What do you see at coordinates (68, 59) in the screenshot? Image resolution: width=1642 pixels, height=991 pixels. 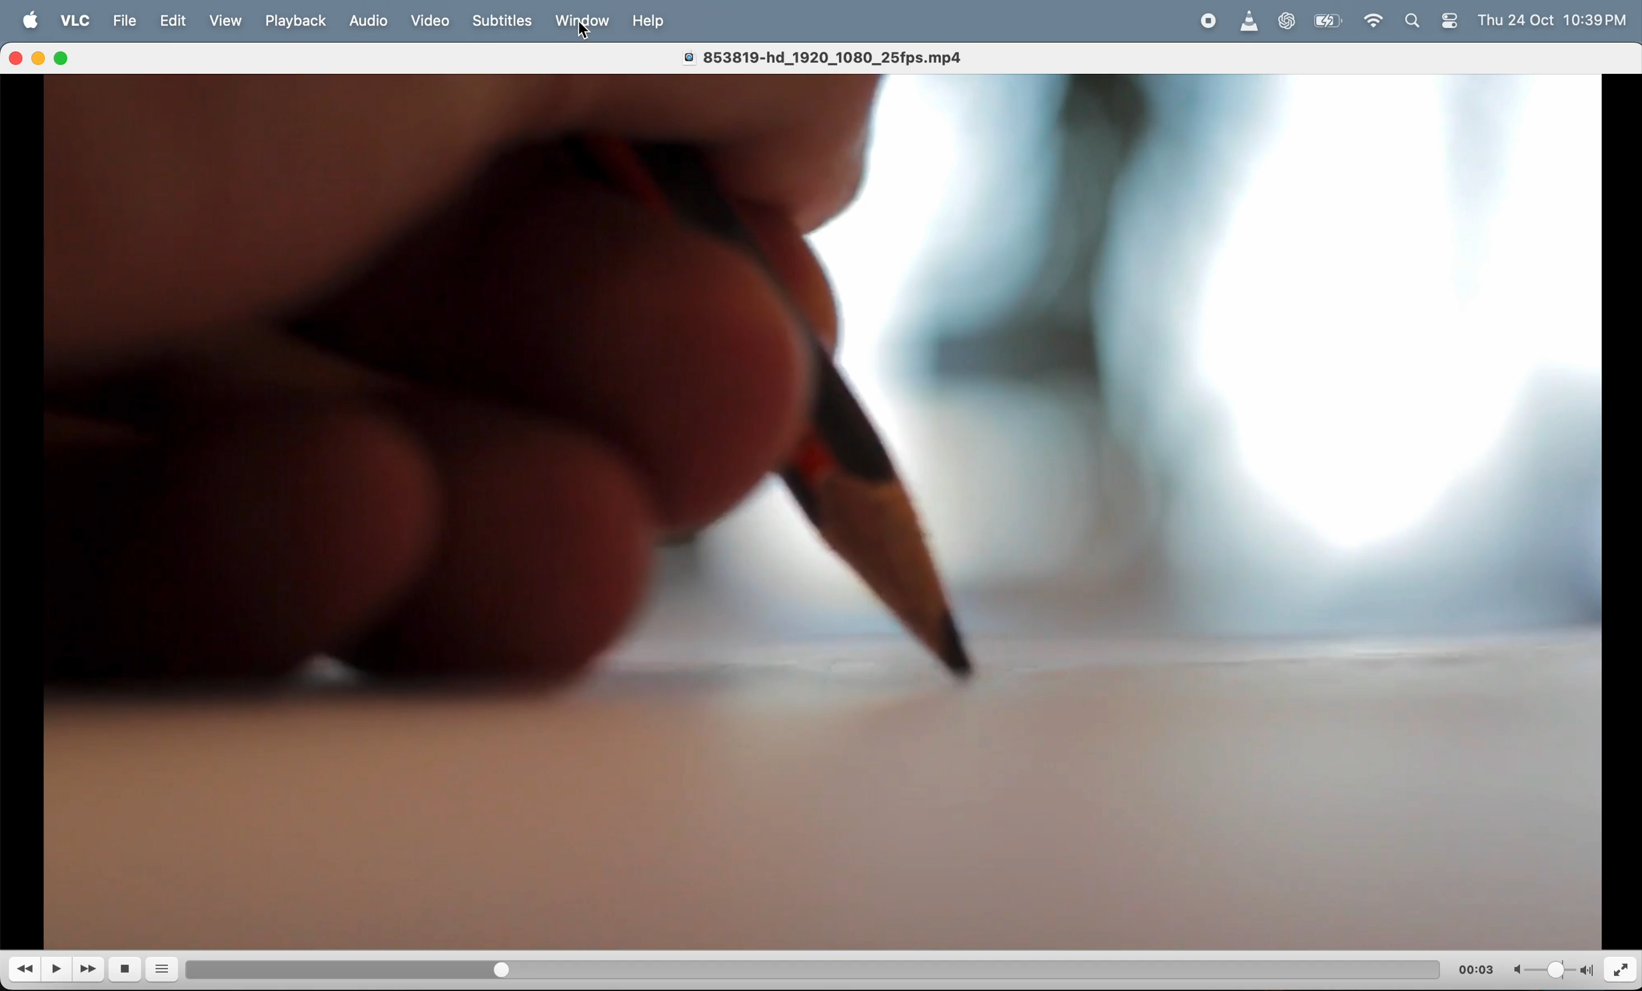 I see `maximize` at bounding box center [68, 59].